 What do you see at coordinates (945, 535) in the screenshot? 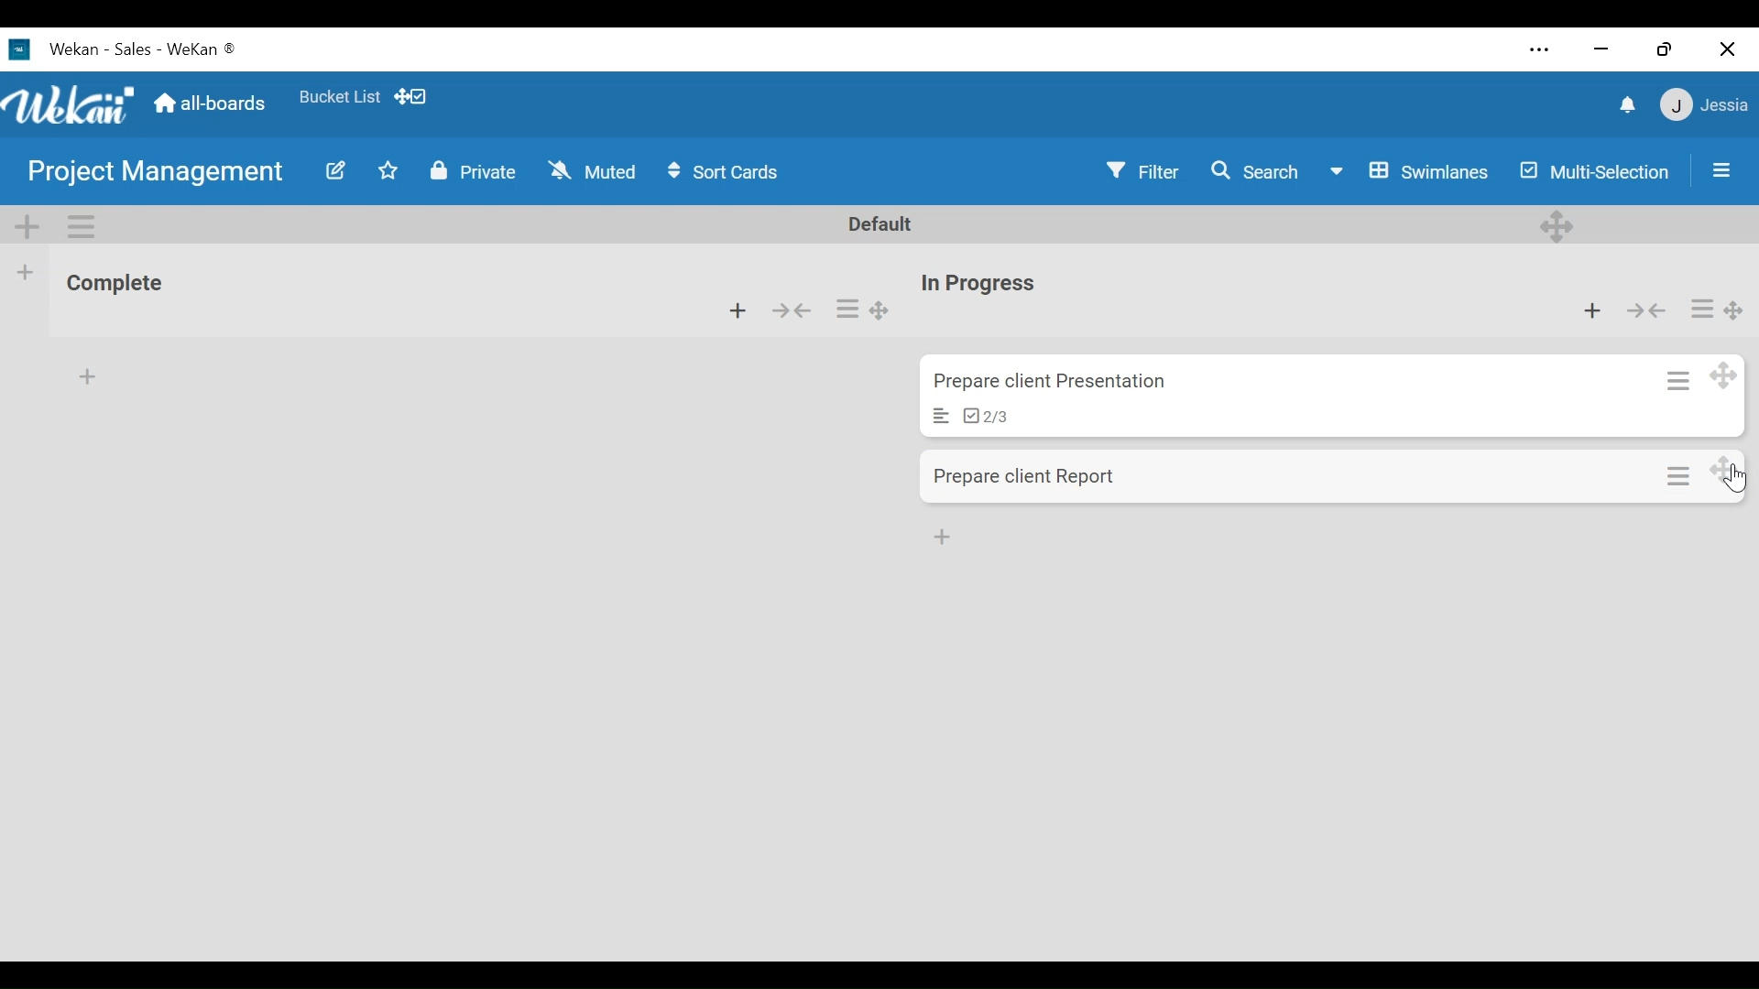
I see `Add card to the bottom of the list` at bounding box center [945, 535].